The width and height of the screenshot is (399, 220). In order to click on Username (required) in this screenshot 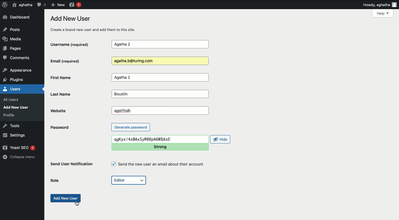, I will do `click(75, 44)`.